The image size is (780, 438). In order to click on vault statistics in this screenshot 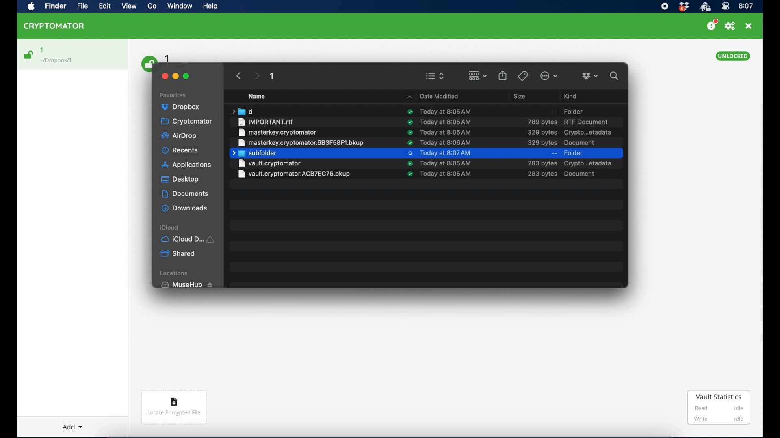, I will do `click(719, 408)`.